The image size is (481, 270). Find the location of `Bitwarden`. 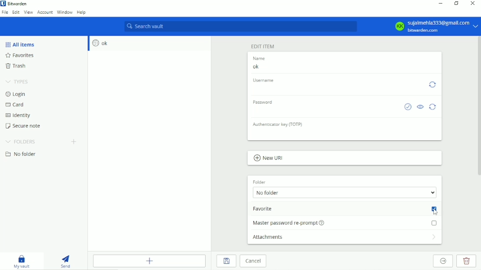

Bitwarden is located at coordinates (18, 4).